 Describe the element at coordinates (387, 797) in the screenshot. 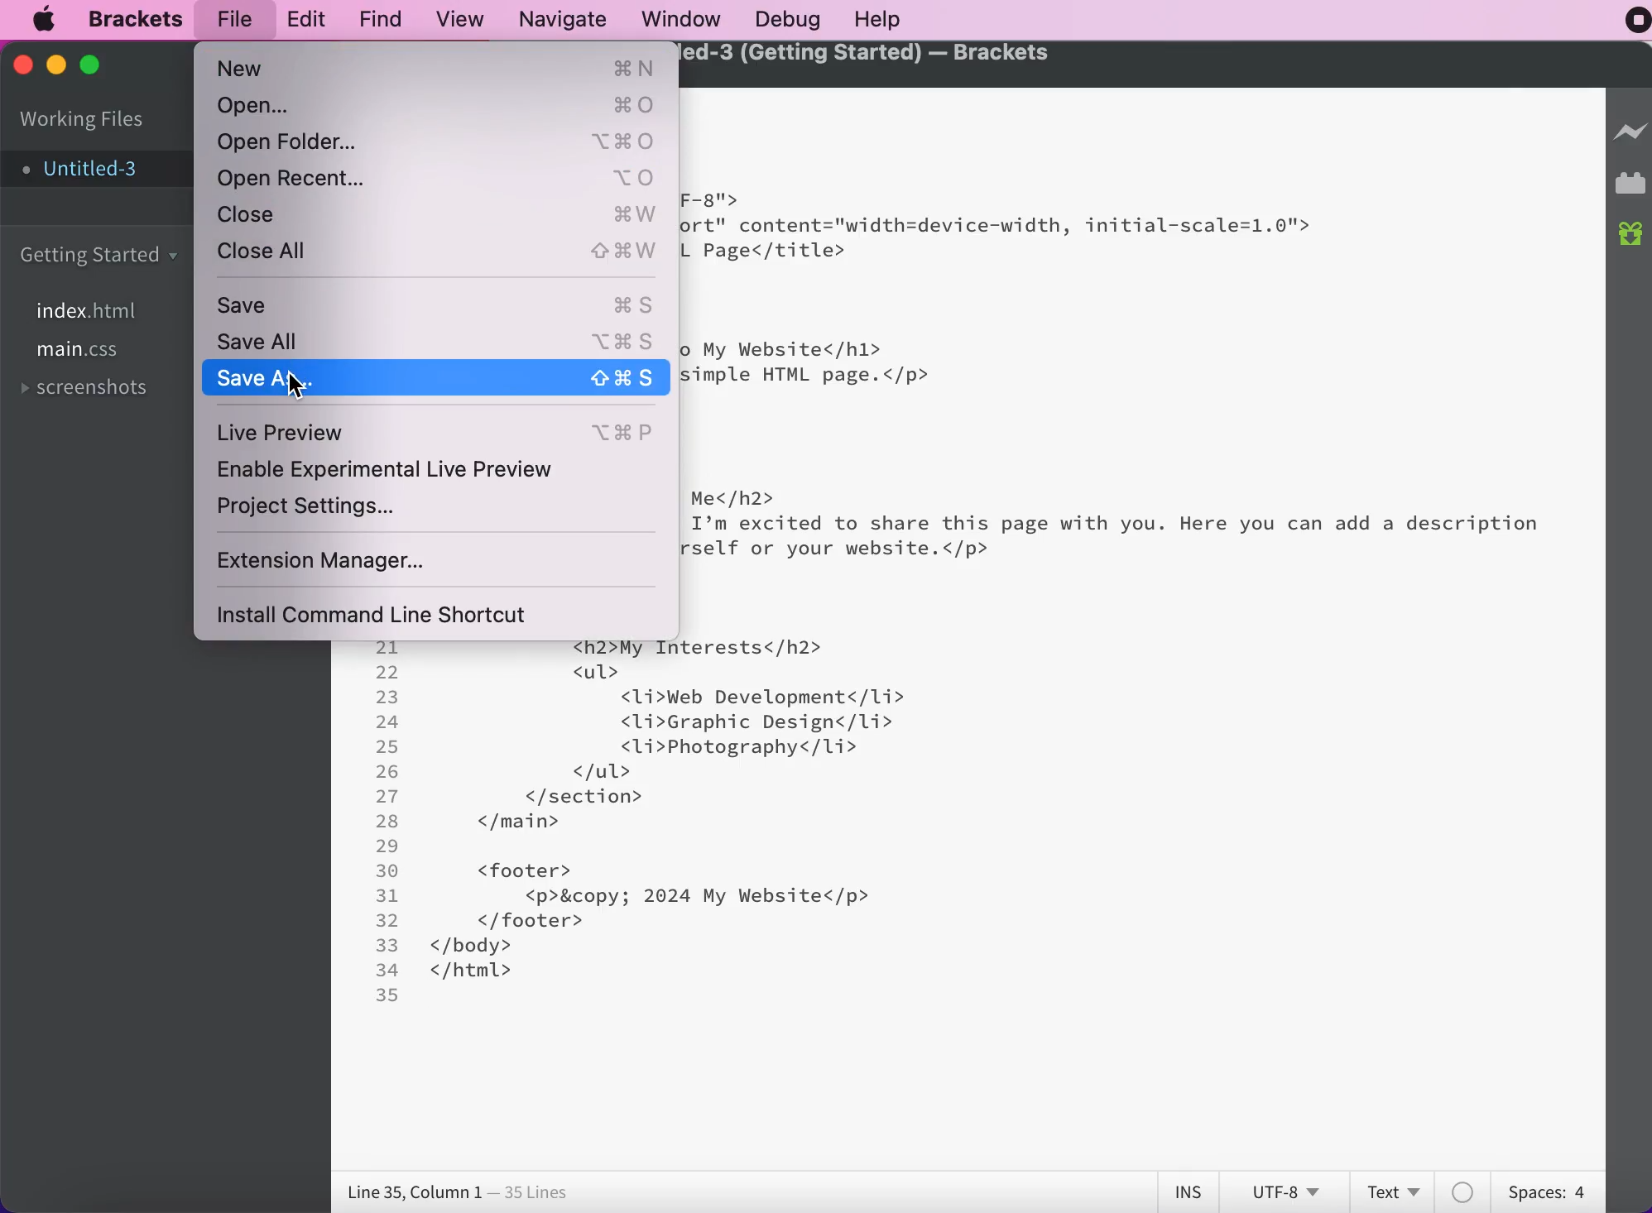

I see `27` at that location.